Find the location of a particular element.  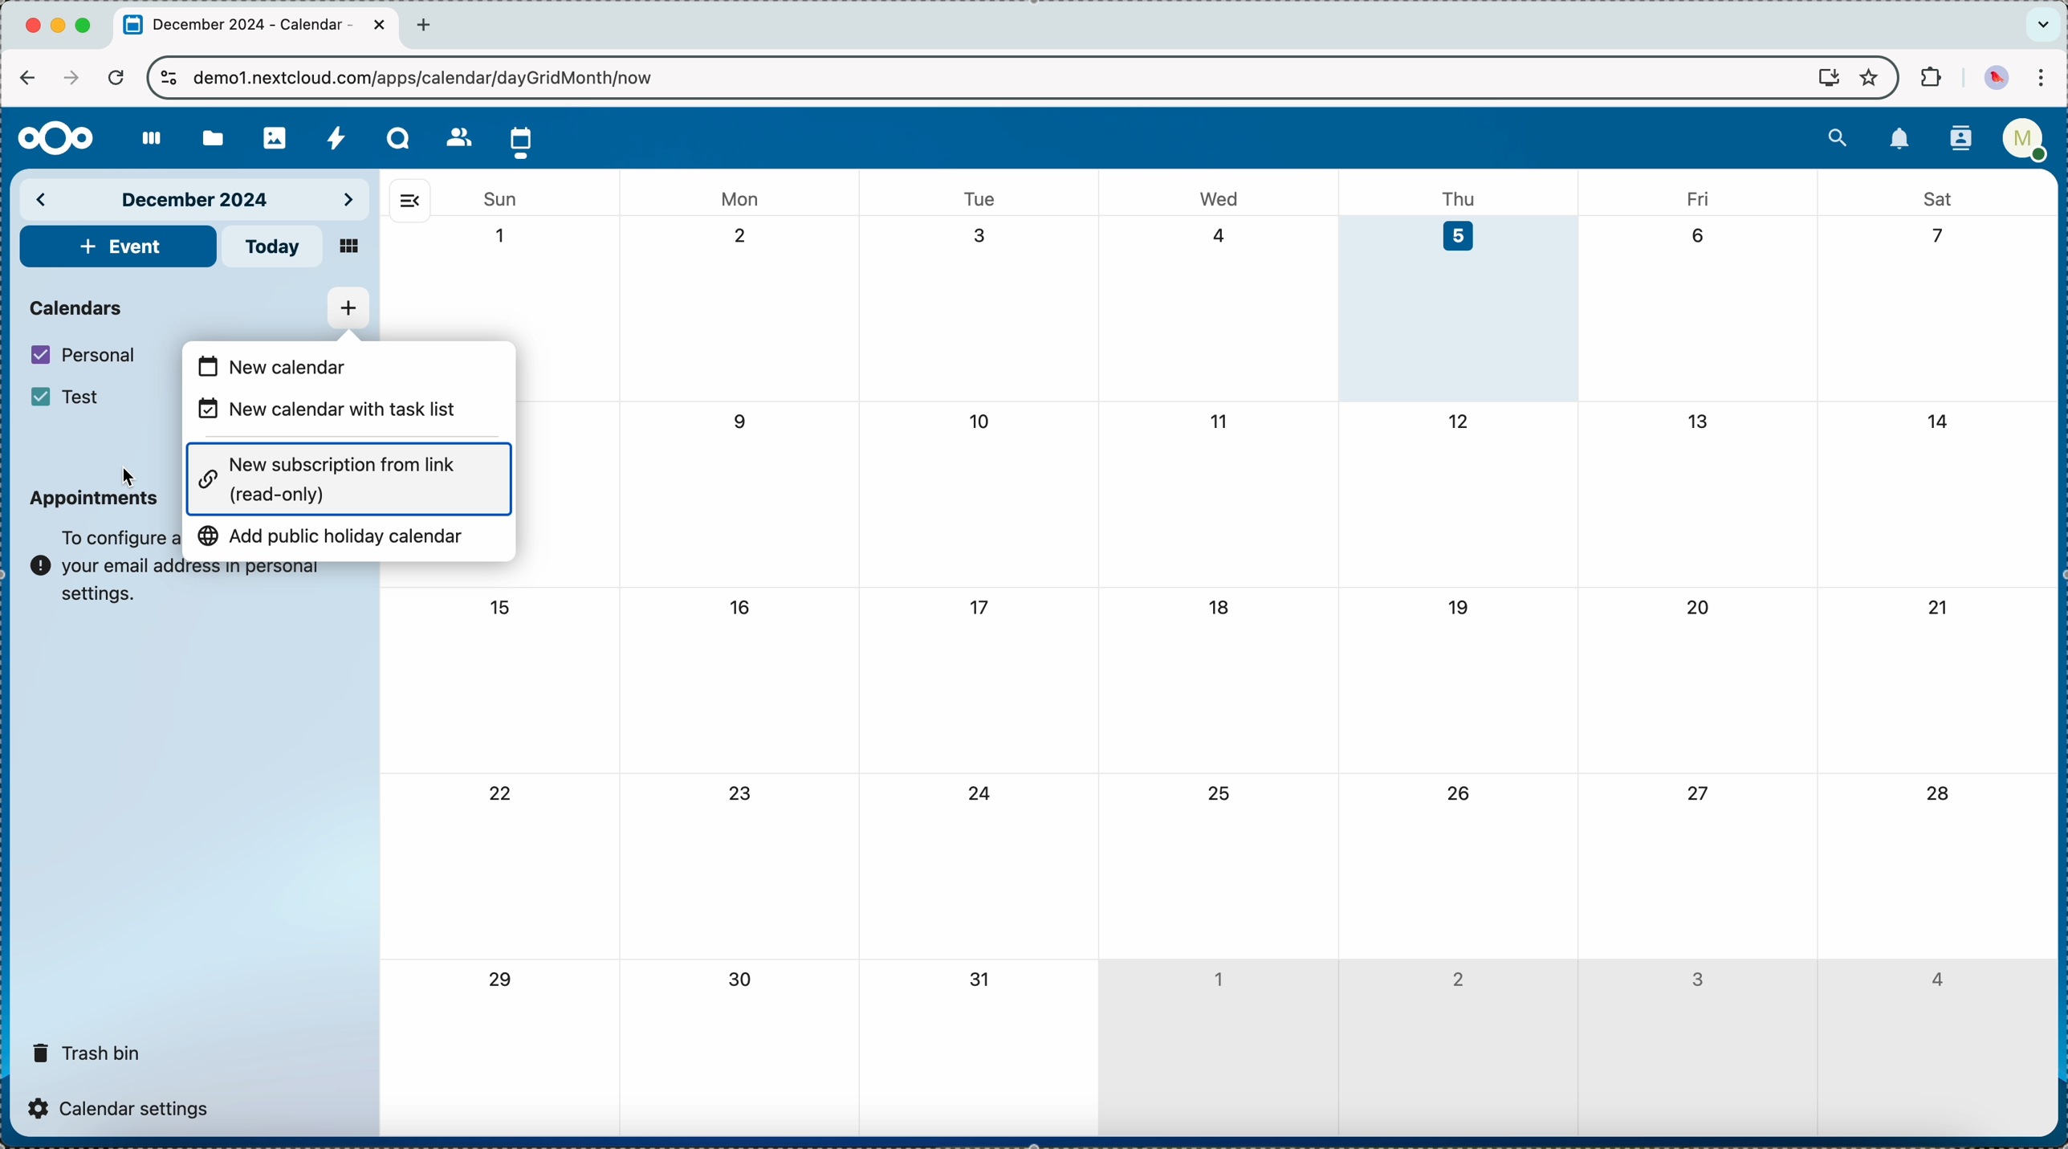

9 is located at coordinates (743, 421).